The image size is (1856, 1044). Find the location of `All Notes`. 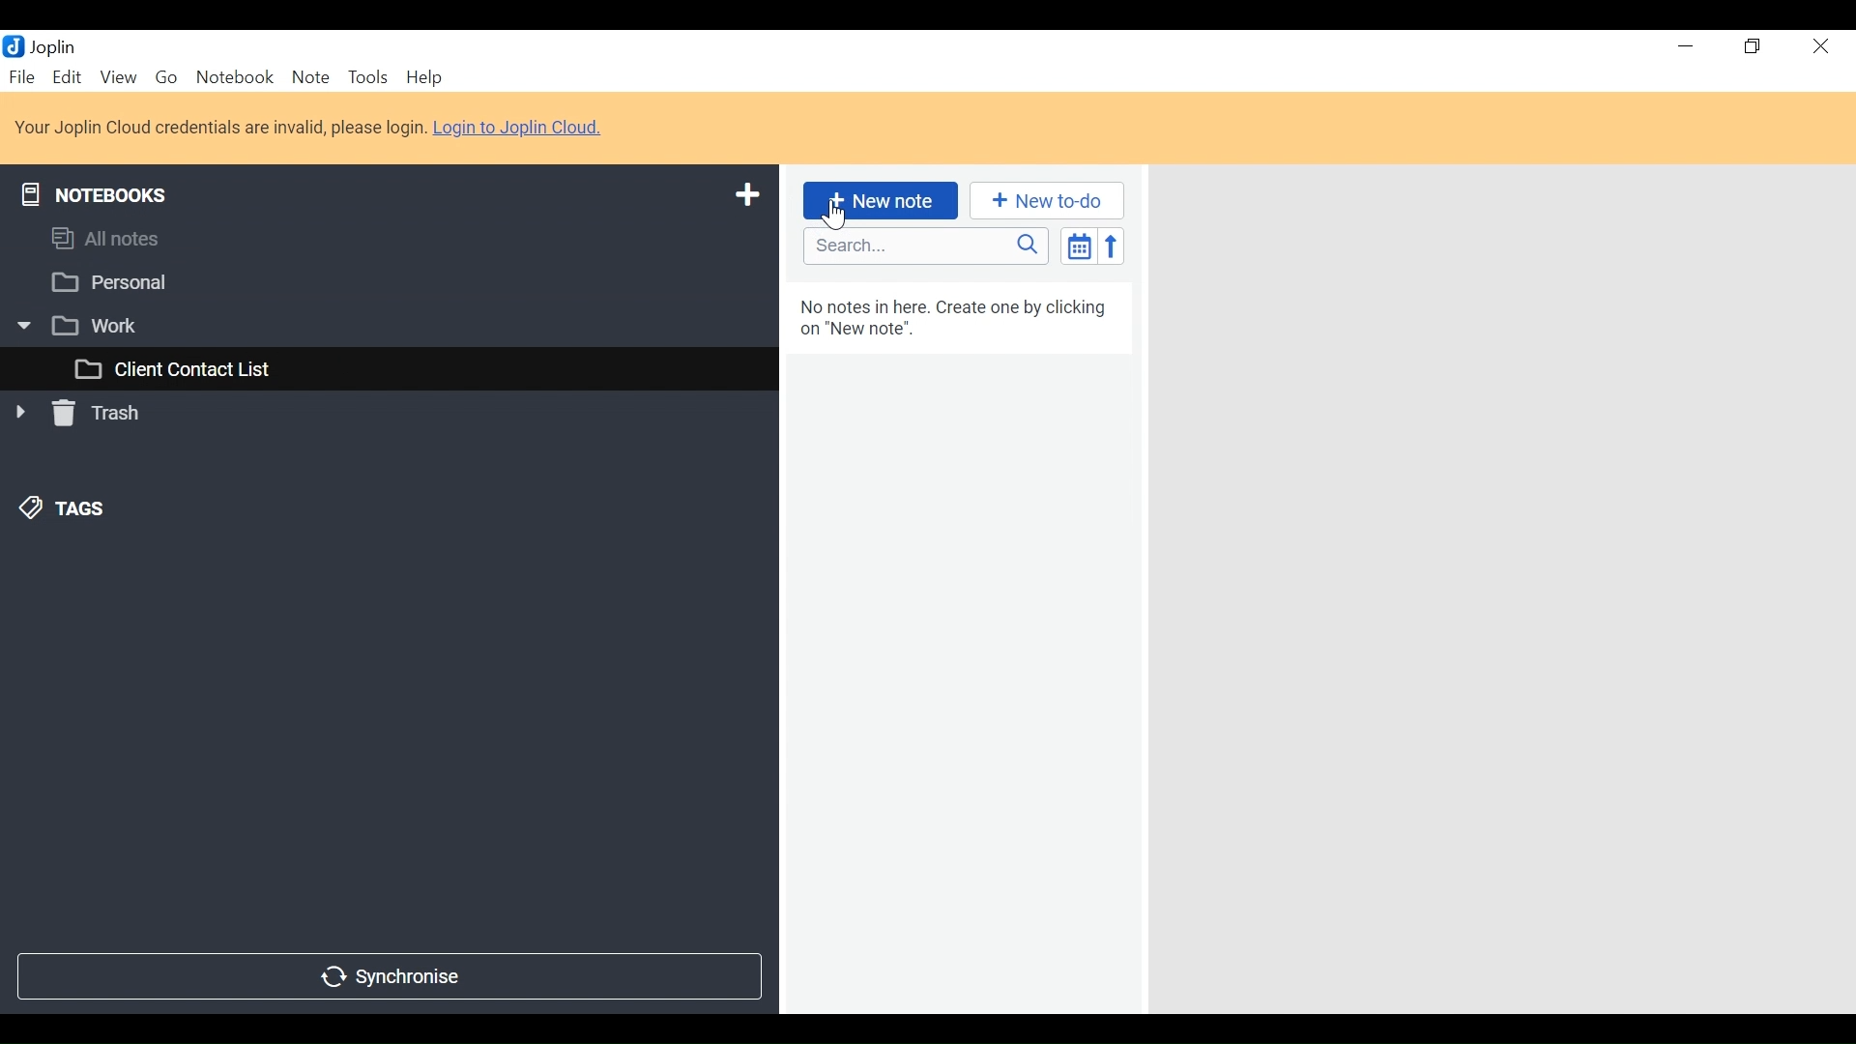

All Notes is located at coordinates (388, 242).